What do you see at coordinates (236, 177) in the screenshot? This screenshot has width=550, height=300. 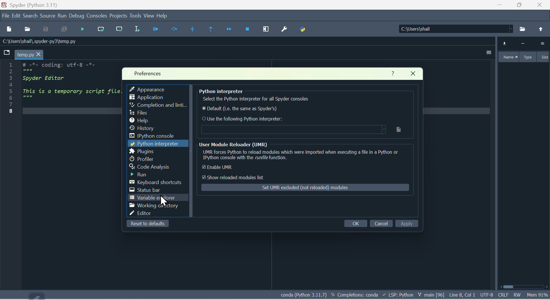 I see `Show reloaded modules list` at bounding box center [236, 177].